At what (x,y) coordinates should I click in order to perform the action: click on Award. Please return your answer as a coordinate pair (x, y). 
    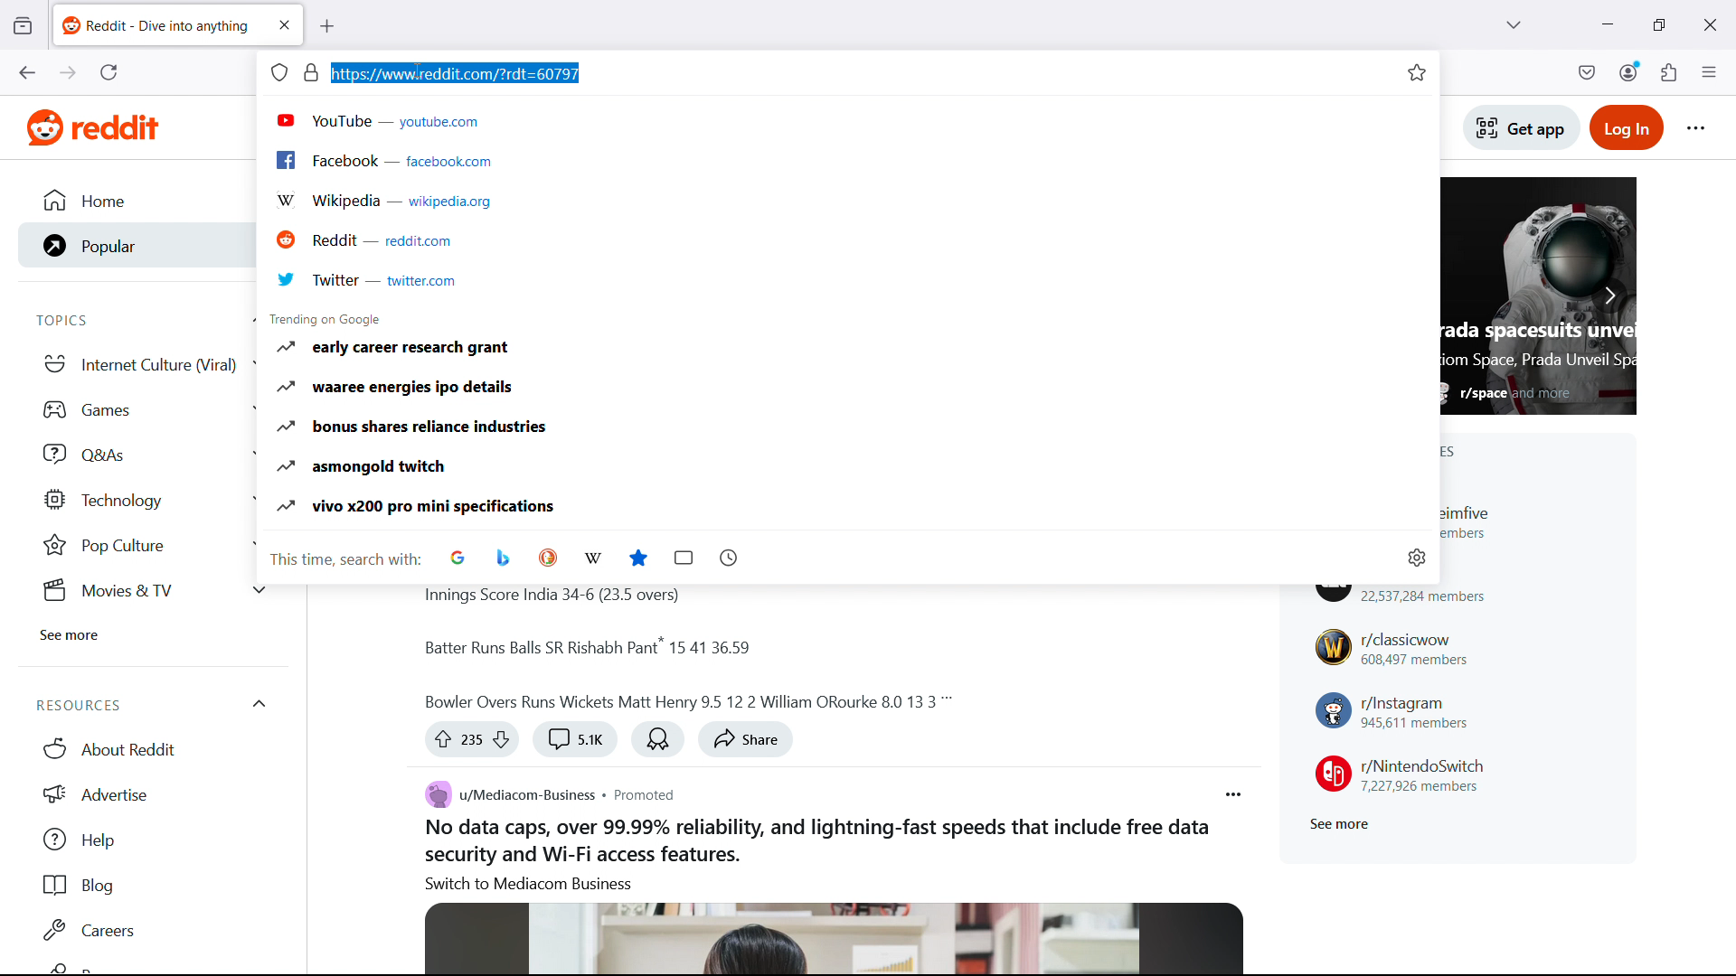
    Looking at the image, I should click on (658, 738).